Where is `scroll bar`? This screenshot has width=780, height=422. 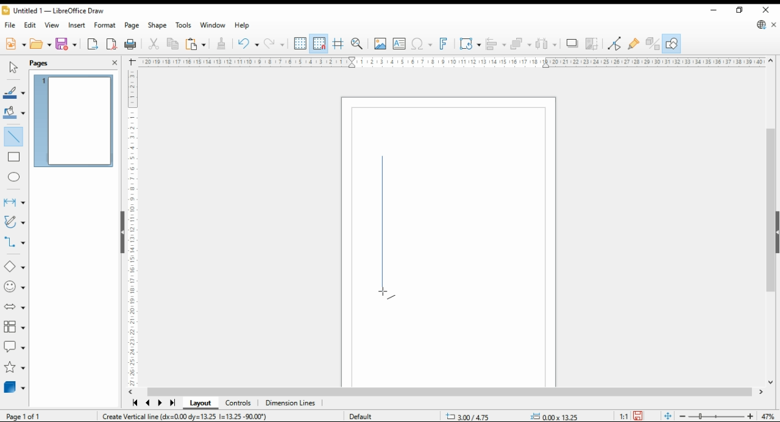
scroll bar is located at coordinates (450, 392).